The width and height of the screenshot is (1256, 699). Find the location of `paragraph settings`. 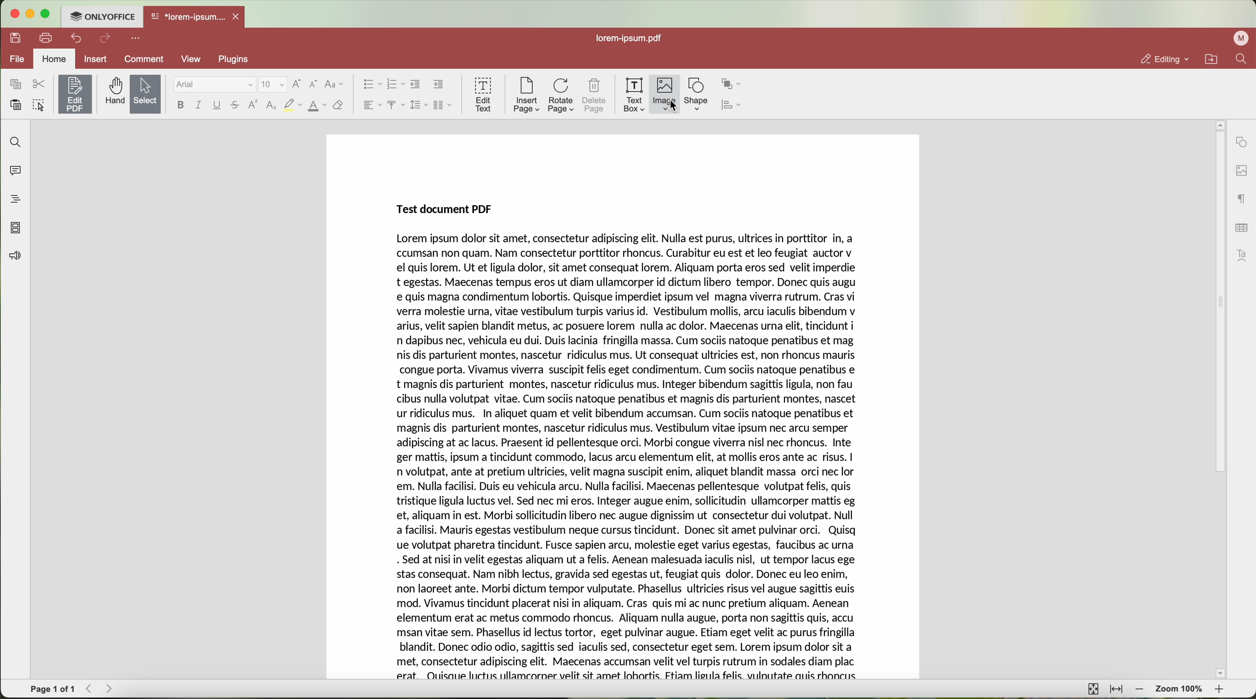

paragraph settings is located at coordinates (1242, 198).